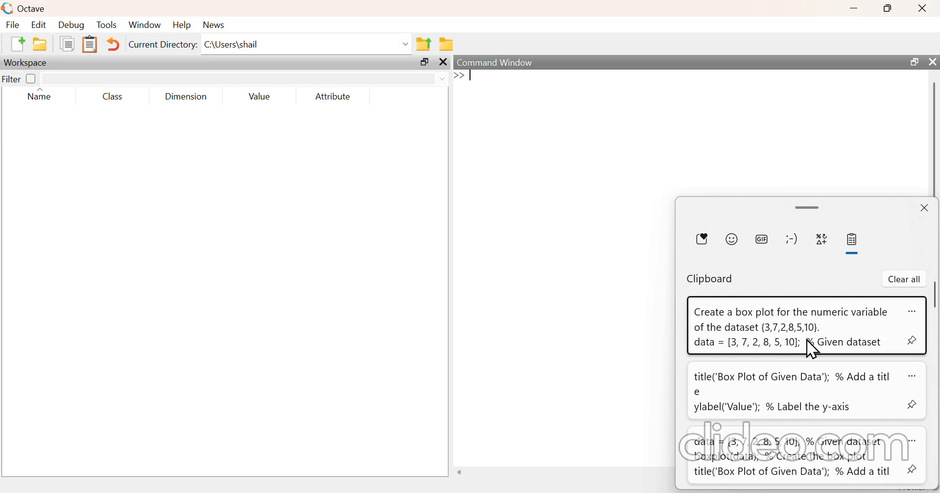  I want to click on one directory up, so click(424, 43).